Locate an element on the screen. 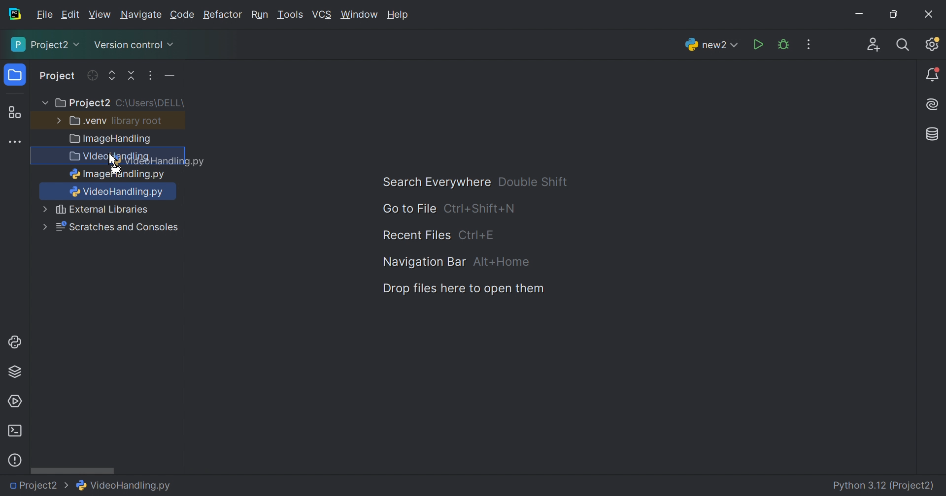  Navigation Bar is located at coordinates (422, 261).